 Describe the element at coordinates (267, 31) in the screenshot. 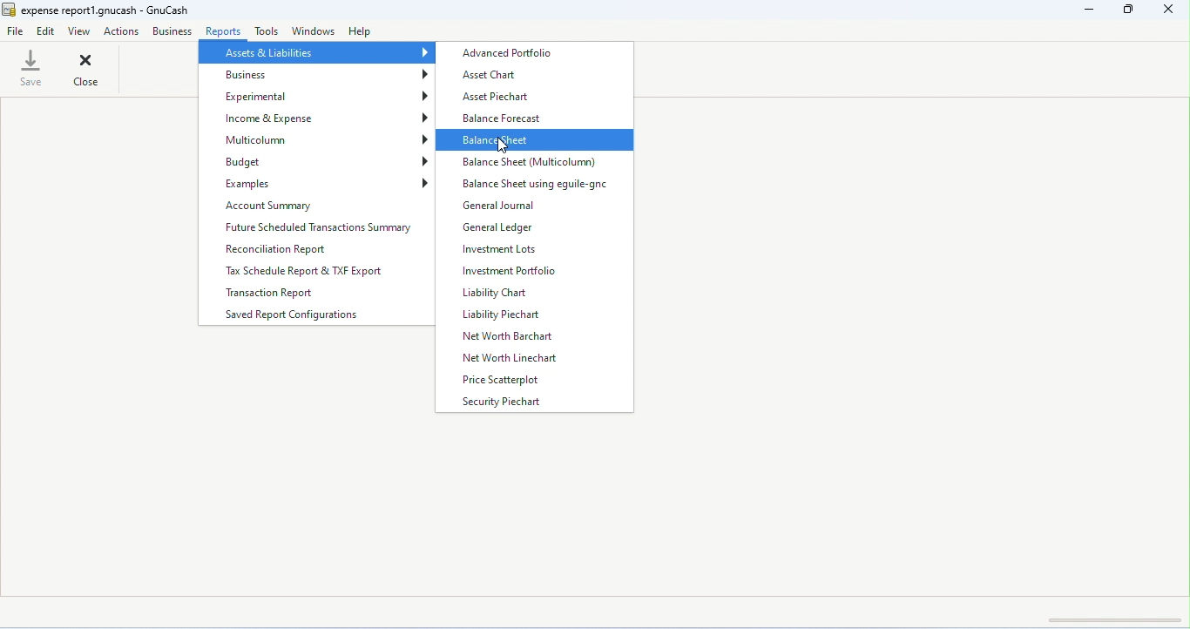

I see `tool` at that location.